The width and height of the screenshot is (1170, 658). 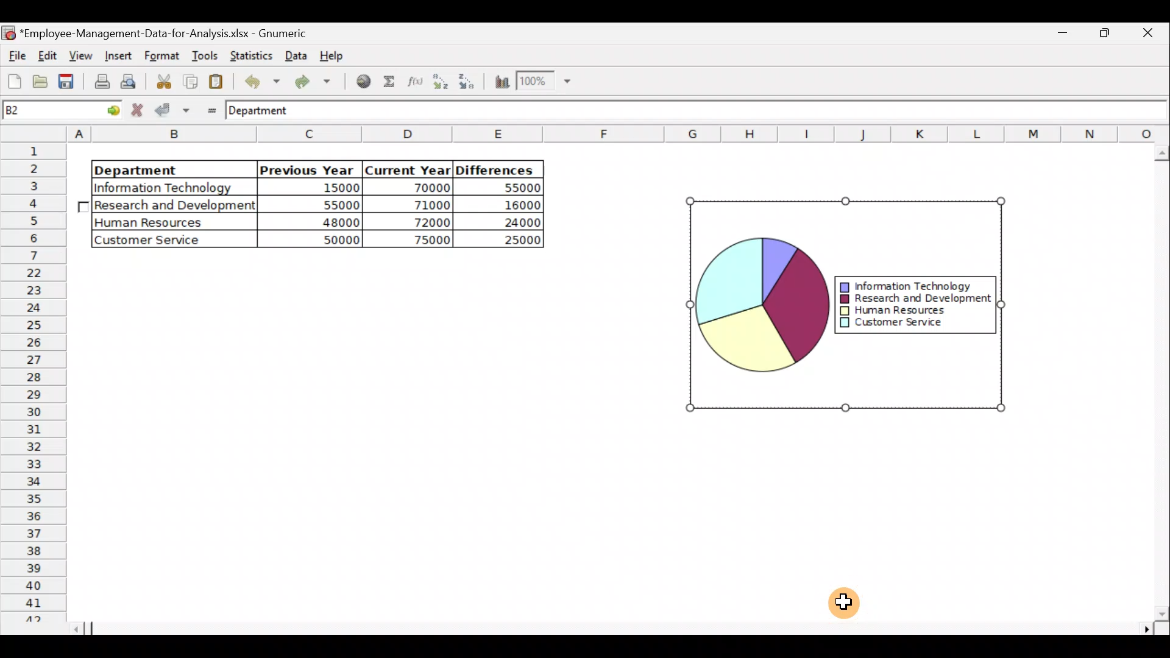 What do you see at coordinates (158, 223) in the screenshot?
I see `Human Resources` at bounding box center [158, 223].